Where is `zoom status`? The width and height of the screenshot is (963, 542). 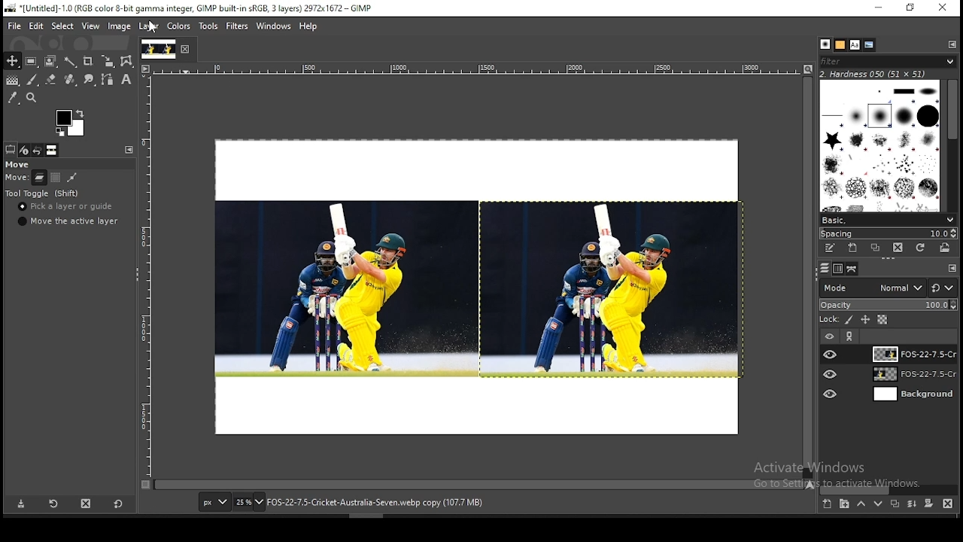 zoom status is located at coordinates (249, 504).